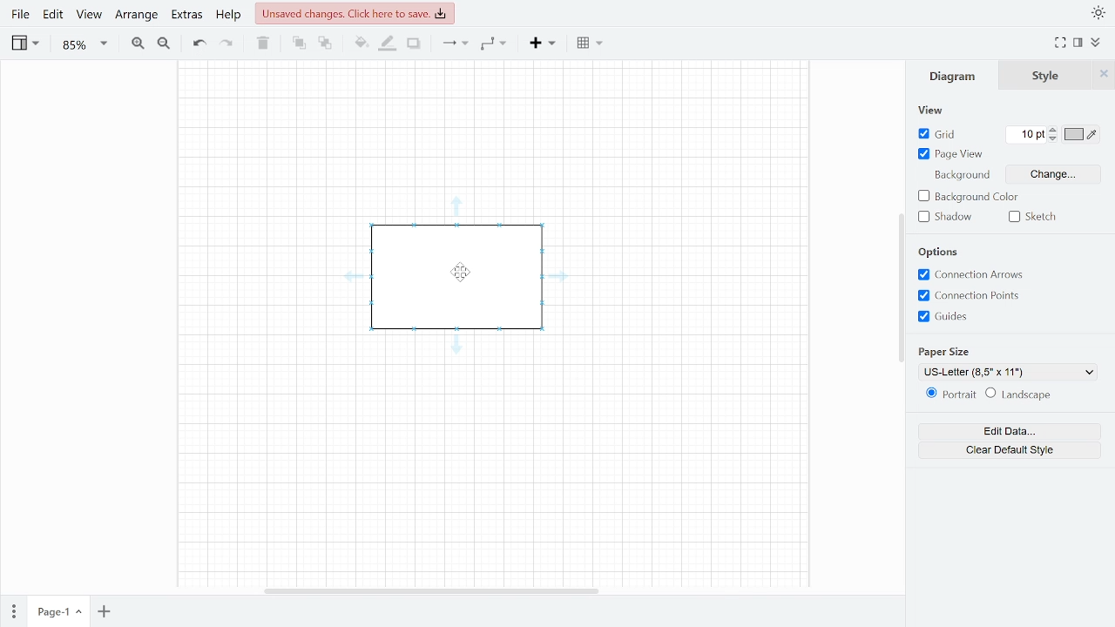 Image resolution: width=1115 pixels, height=627 pixels. What do you see at coordinates (949, 394) in the screenshot?
I see `Potrait` at bounding box center [949, 394].